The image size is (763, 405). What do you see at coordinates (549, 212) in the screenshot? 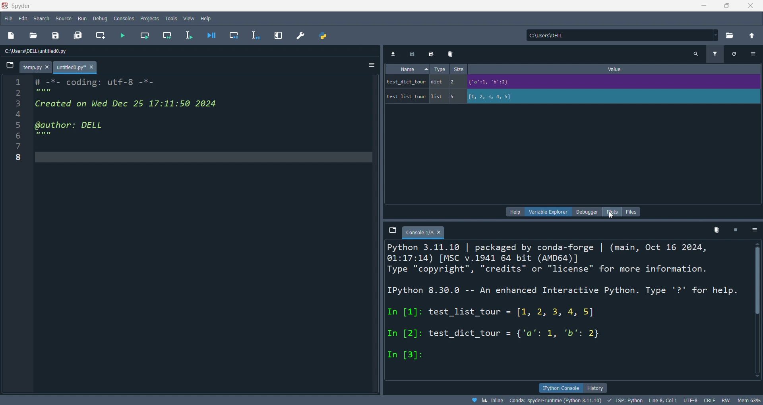
I see `variable explorer` at bounding box center [549, 212].